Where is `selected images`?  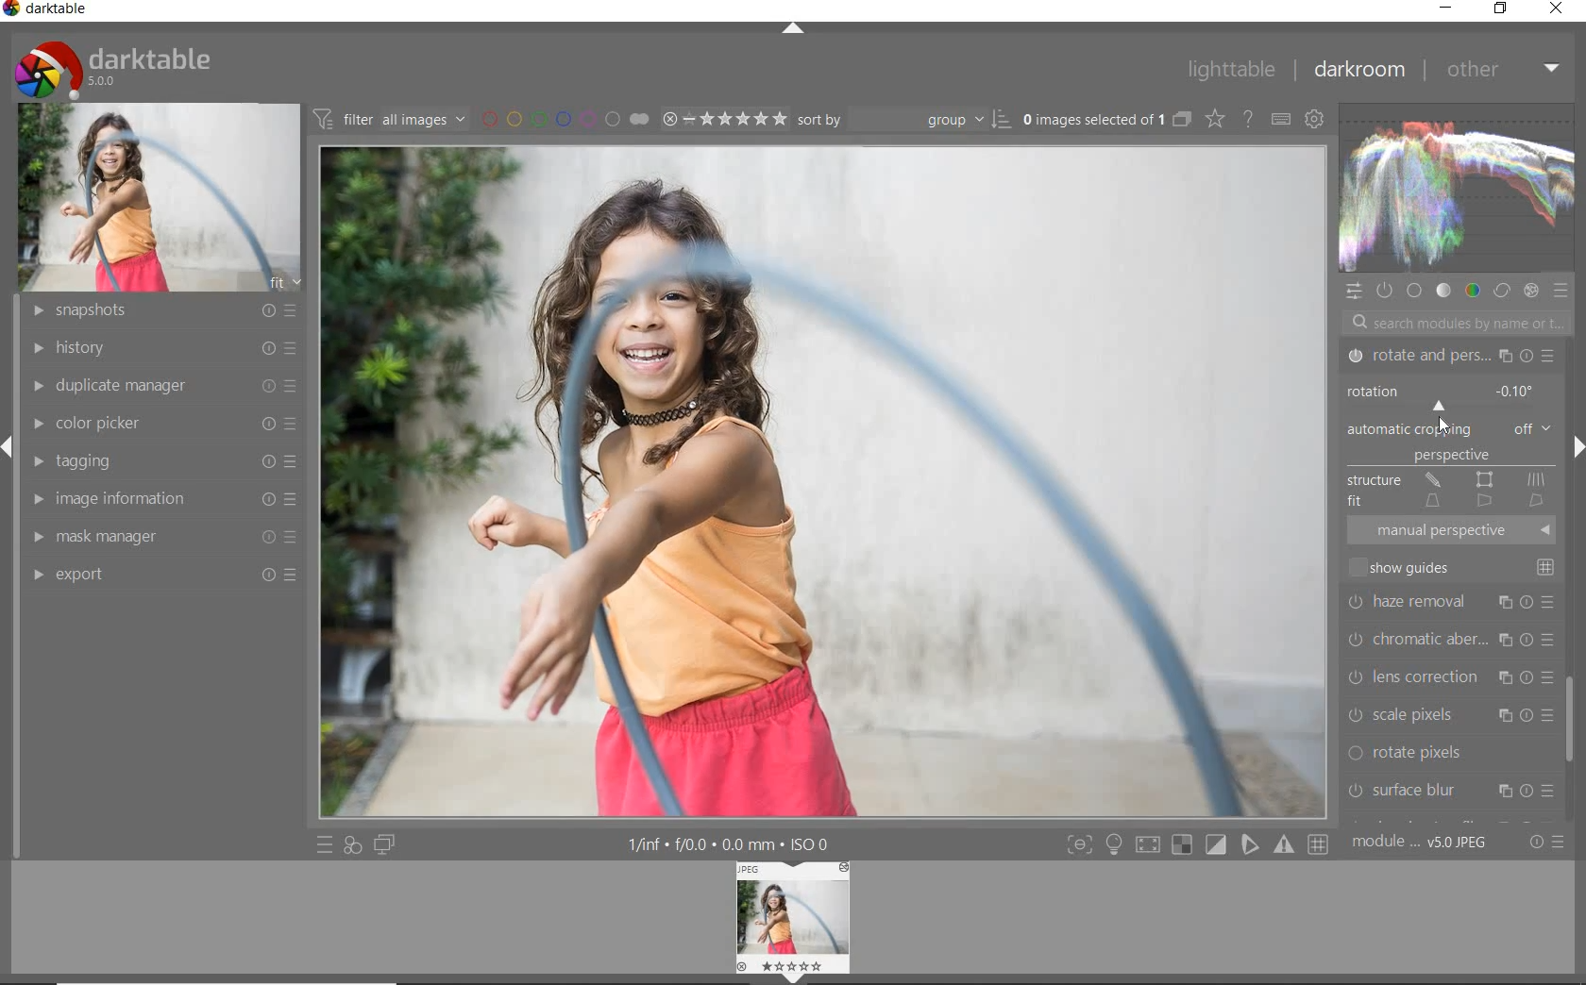
selected images is located at coordinates (1094, 120).